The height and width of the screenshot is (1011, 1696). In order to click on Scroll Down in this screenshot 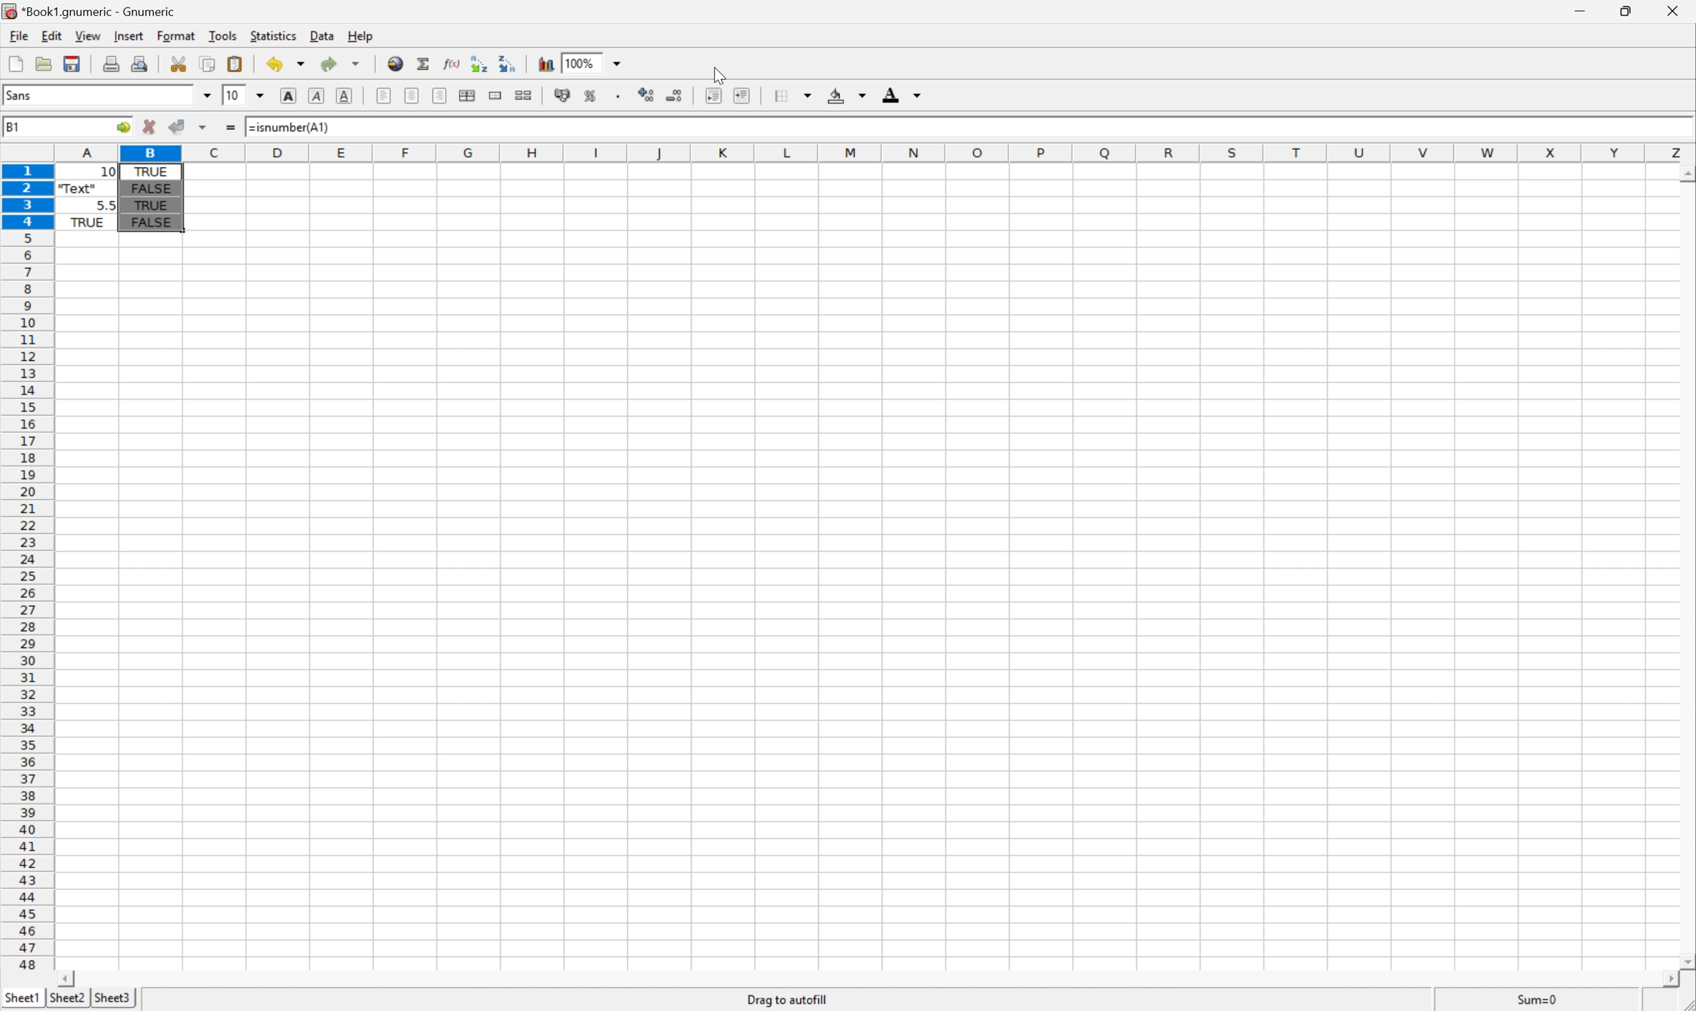, I will do `click(1685, 959)`.